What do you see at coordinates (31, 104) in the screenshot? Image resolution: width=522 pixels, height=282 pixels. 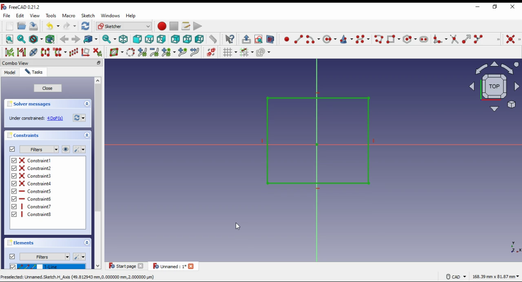 I see `solver messages` at bounding box center [31, 104].